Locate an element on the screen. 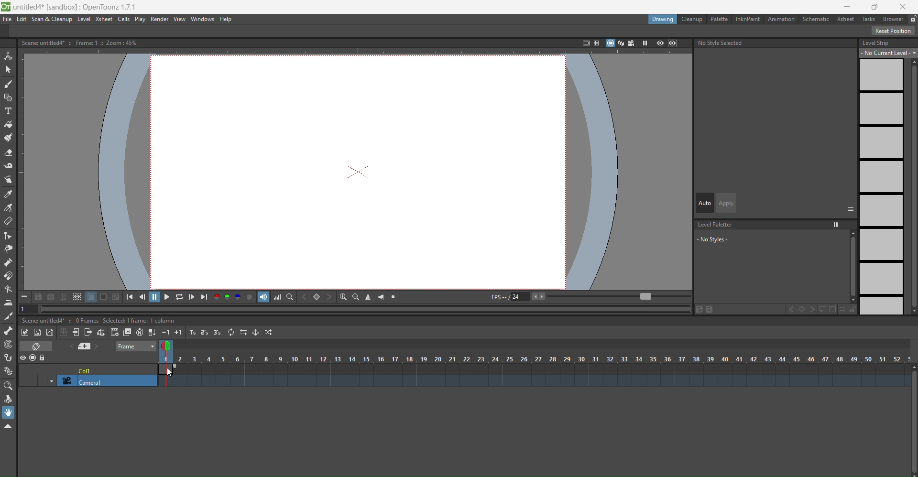 The image size is (918, 477). toggle edit in place is located at coordinates (100, 332).